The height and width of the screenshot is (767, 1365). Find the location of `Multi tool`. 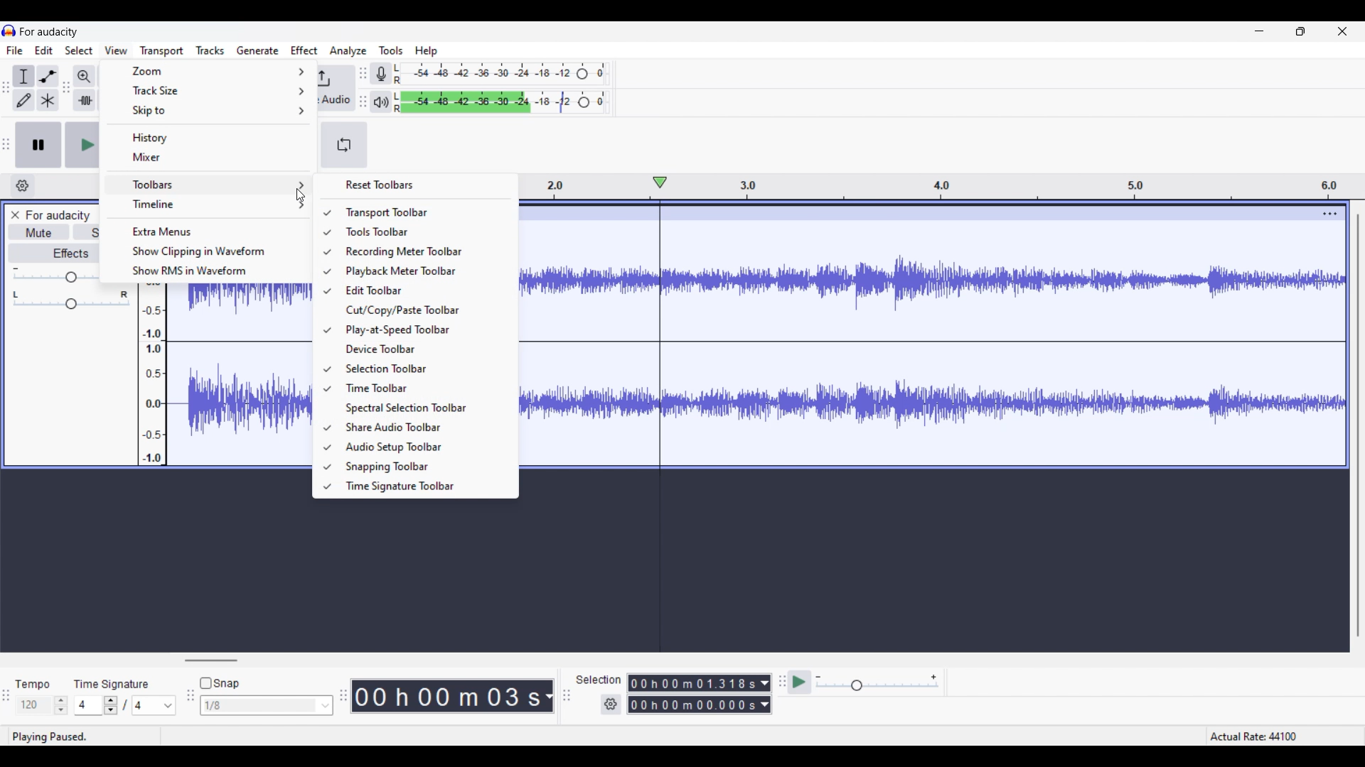

Multi tool is located at coordinates (48, 99).